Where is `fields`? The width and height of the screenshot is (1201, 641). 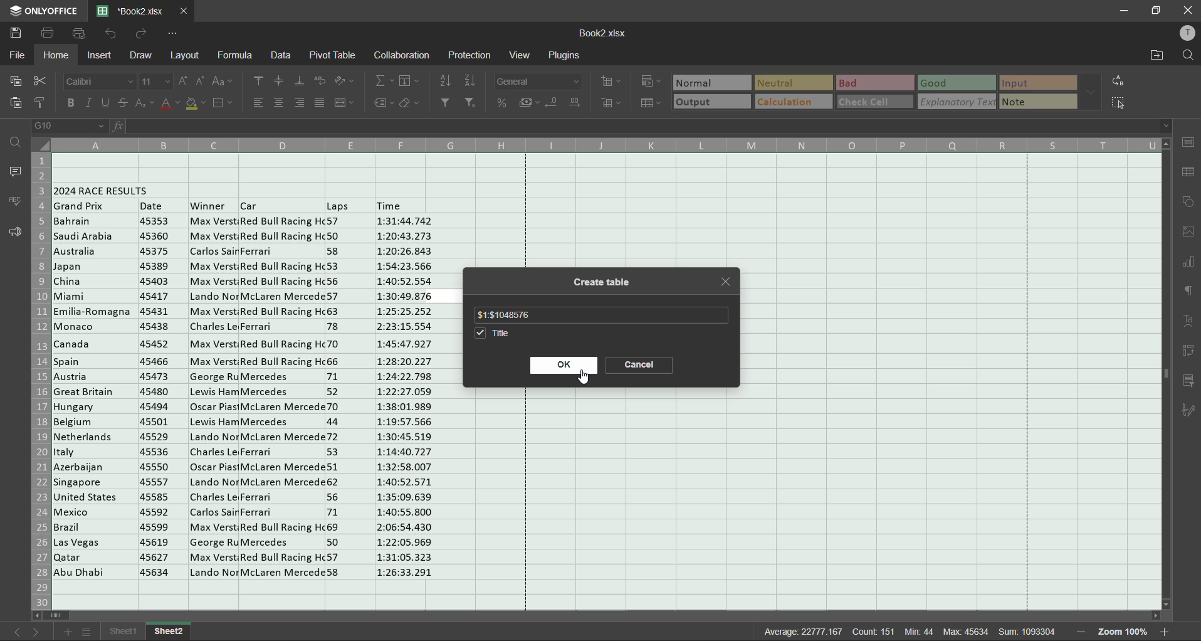 fields is located at coordinates (409, 82).